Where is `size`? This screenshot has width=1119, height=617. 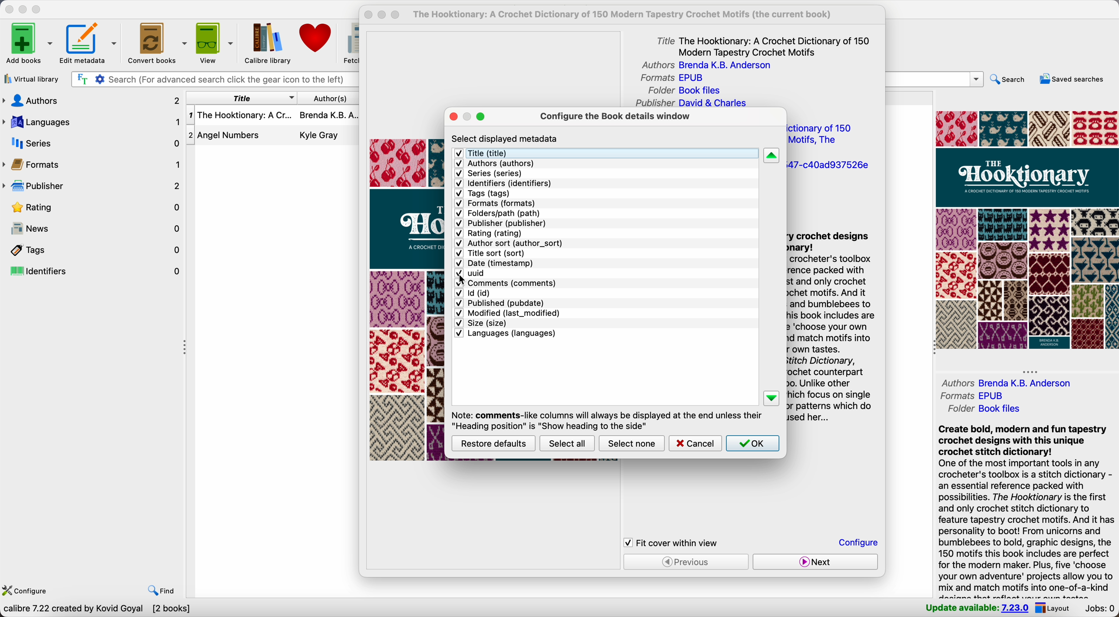
size is located at coordinates (480, 323).